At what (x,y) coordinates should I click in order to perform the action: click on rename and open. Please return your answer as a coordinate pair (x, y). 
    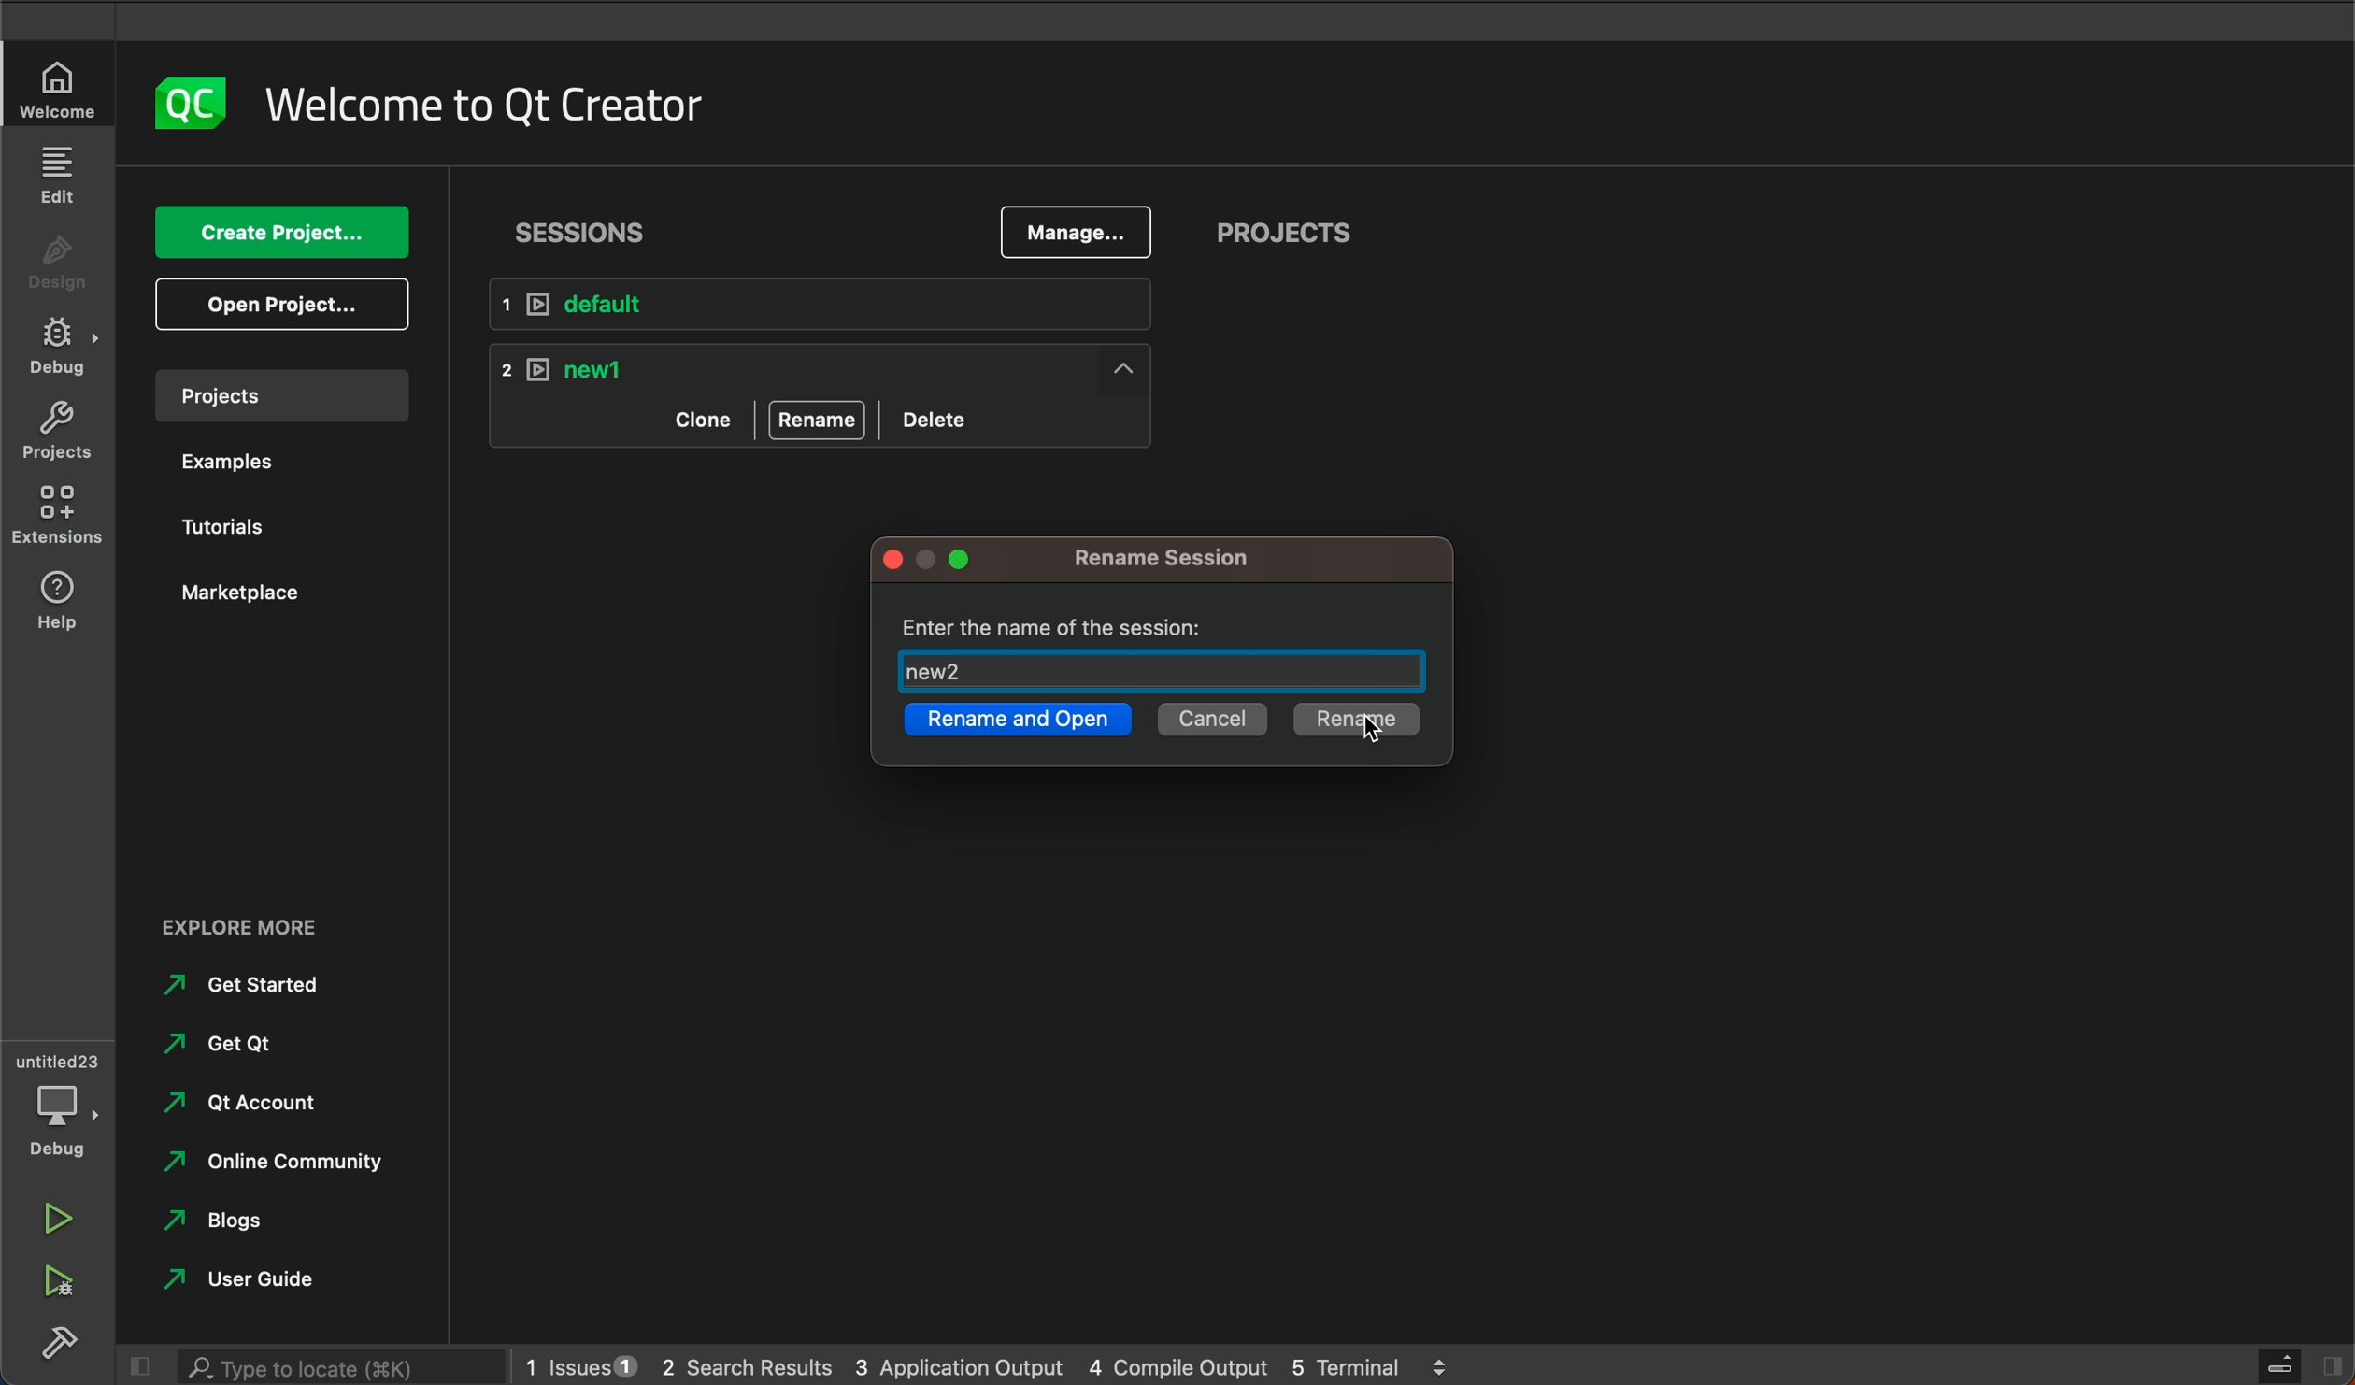
    Looking at the image, I should click on (1016, 723).